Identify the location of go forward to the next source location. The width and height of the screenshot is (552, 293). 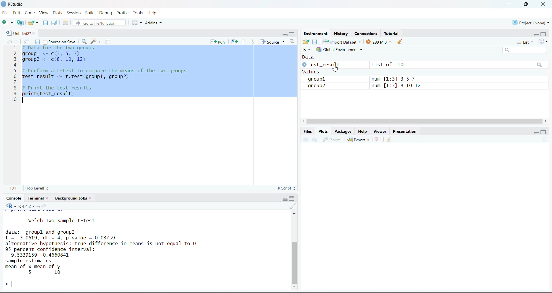
(17, 42).